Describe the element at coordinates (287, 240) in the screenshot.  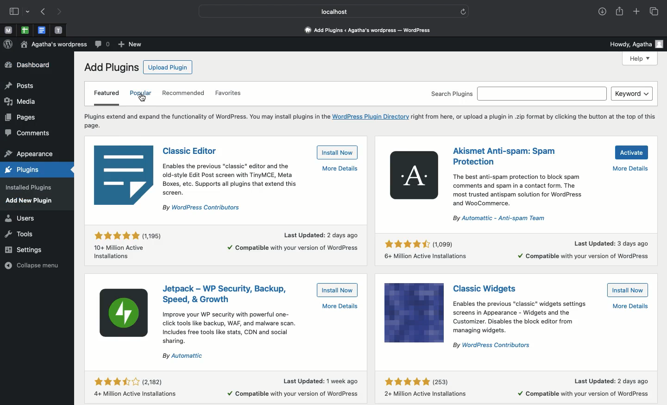
I see `More details` at that location.